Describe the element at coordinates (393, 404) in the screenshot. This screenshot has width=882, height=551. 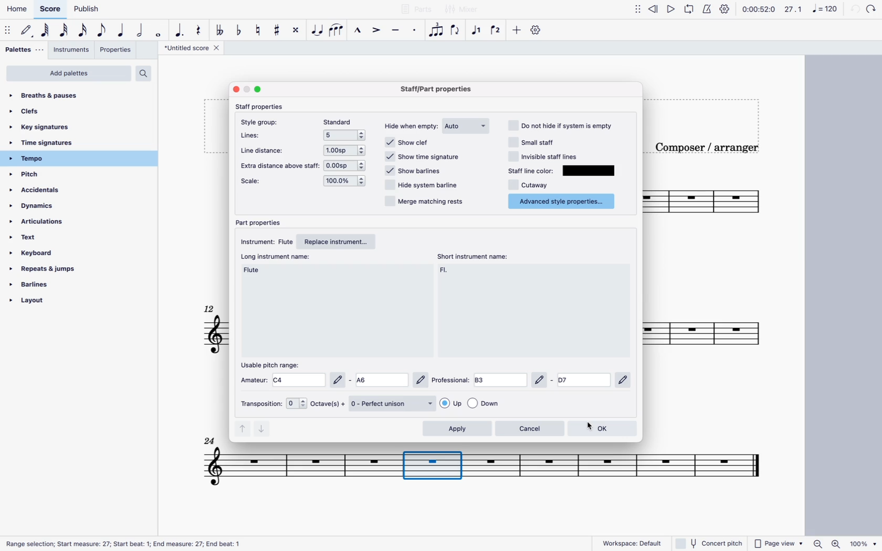
I see `perfect unison` at that location.